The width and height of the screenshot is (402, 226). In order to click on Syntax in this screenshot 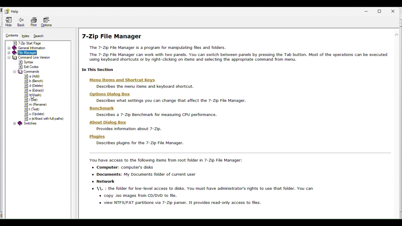, I will do `click(32, 62)`.